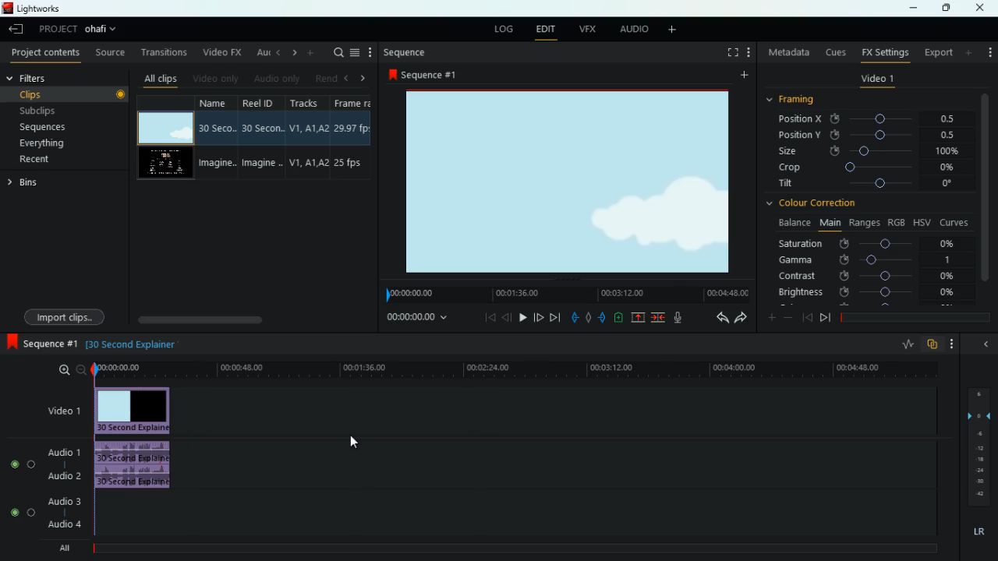 This screenshot has height=561, width=998. What do you see at coordinates (372, 51) in the screenshot?
I see `more` at bounding box center [372, 51].